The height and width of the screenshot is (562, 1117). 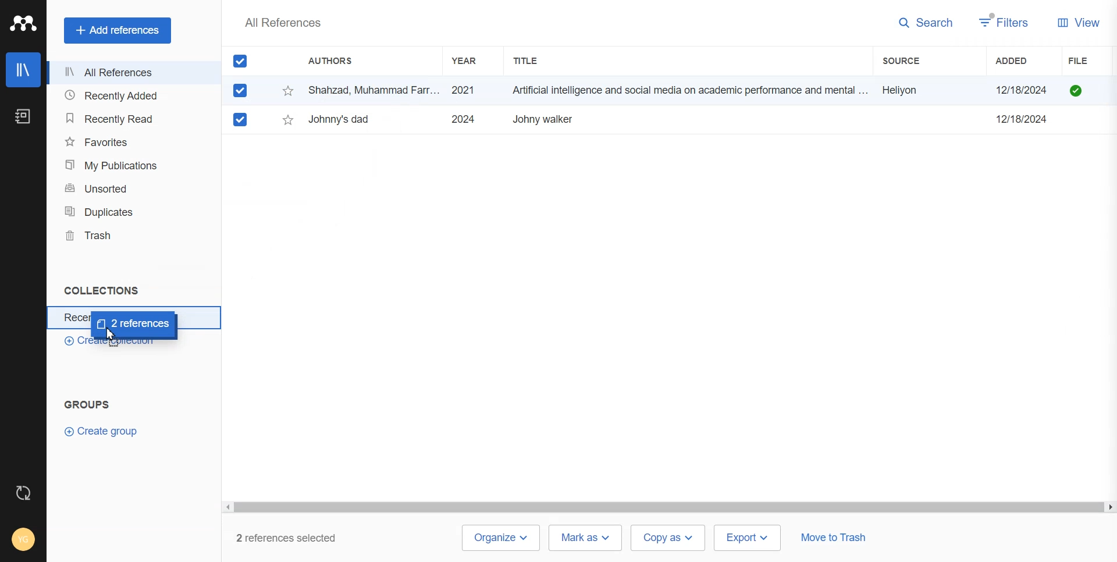 What do you see at coordinates (129, 235) in the screenshot?
I see `Trash` at bounding box center [129, 235].